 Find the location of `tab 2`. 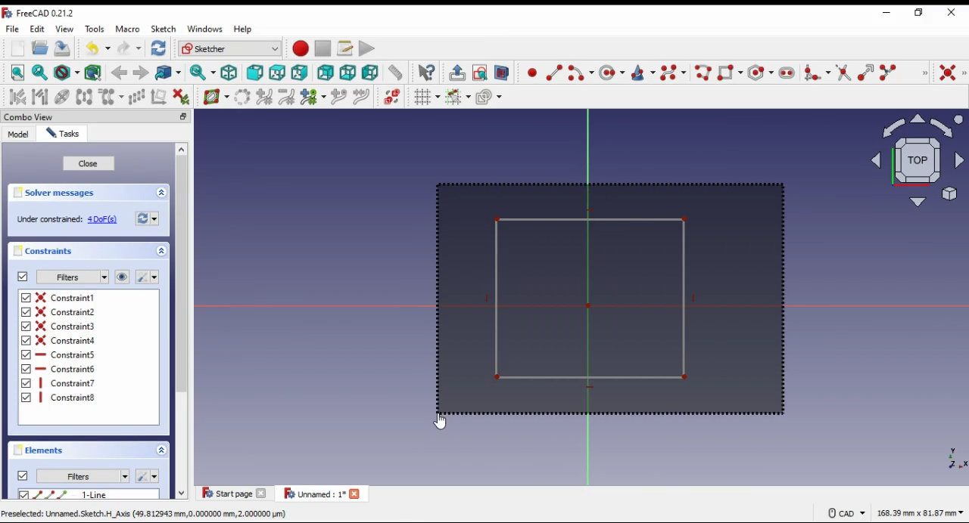

tab 2 is located at coordinates (322, 494).